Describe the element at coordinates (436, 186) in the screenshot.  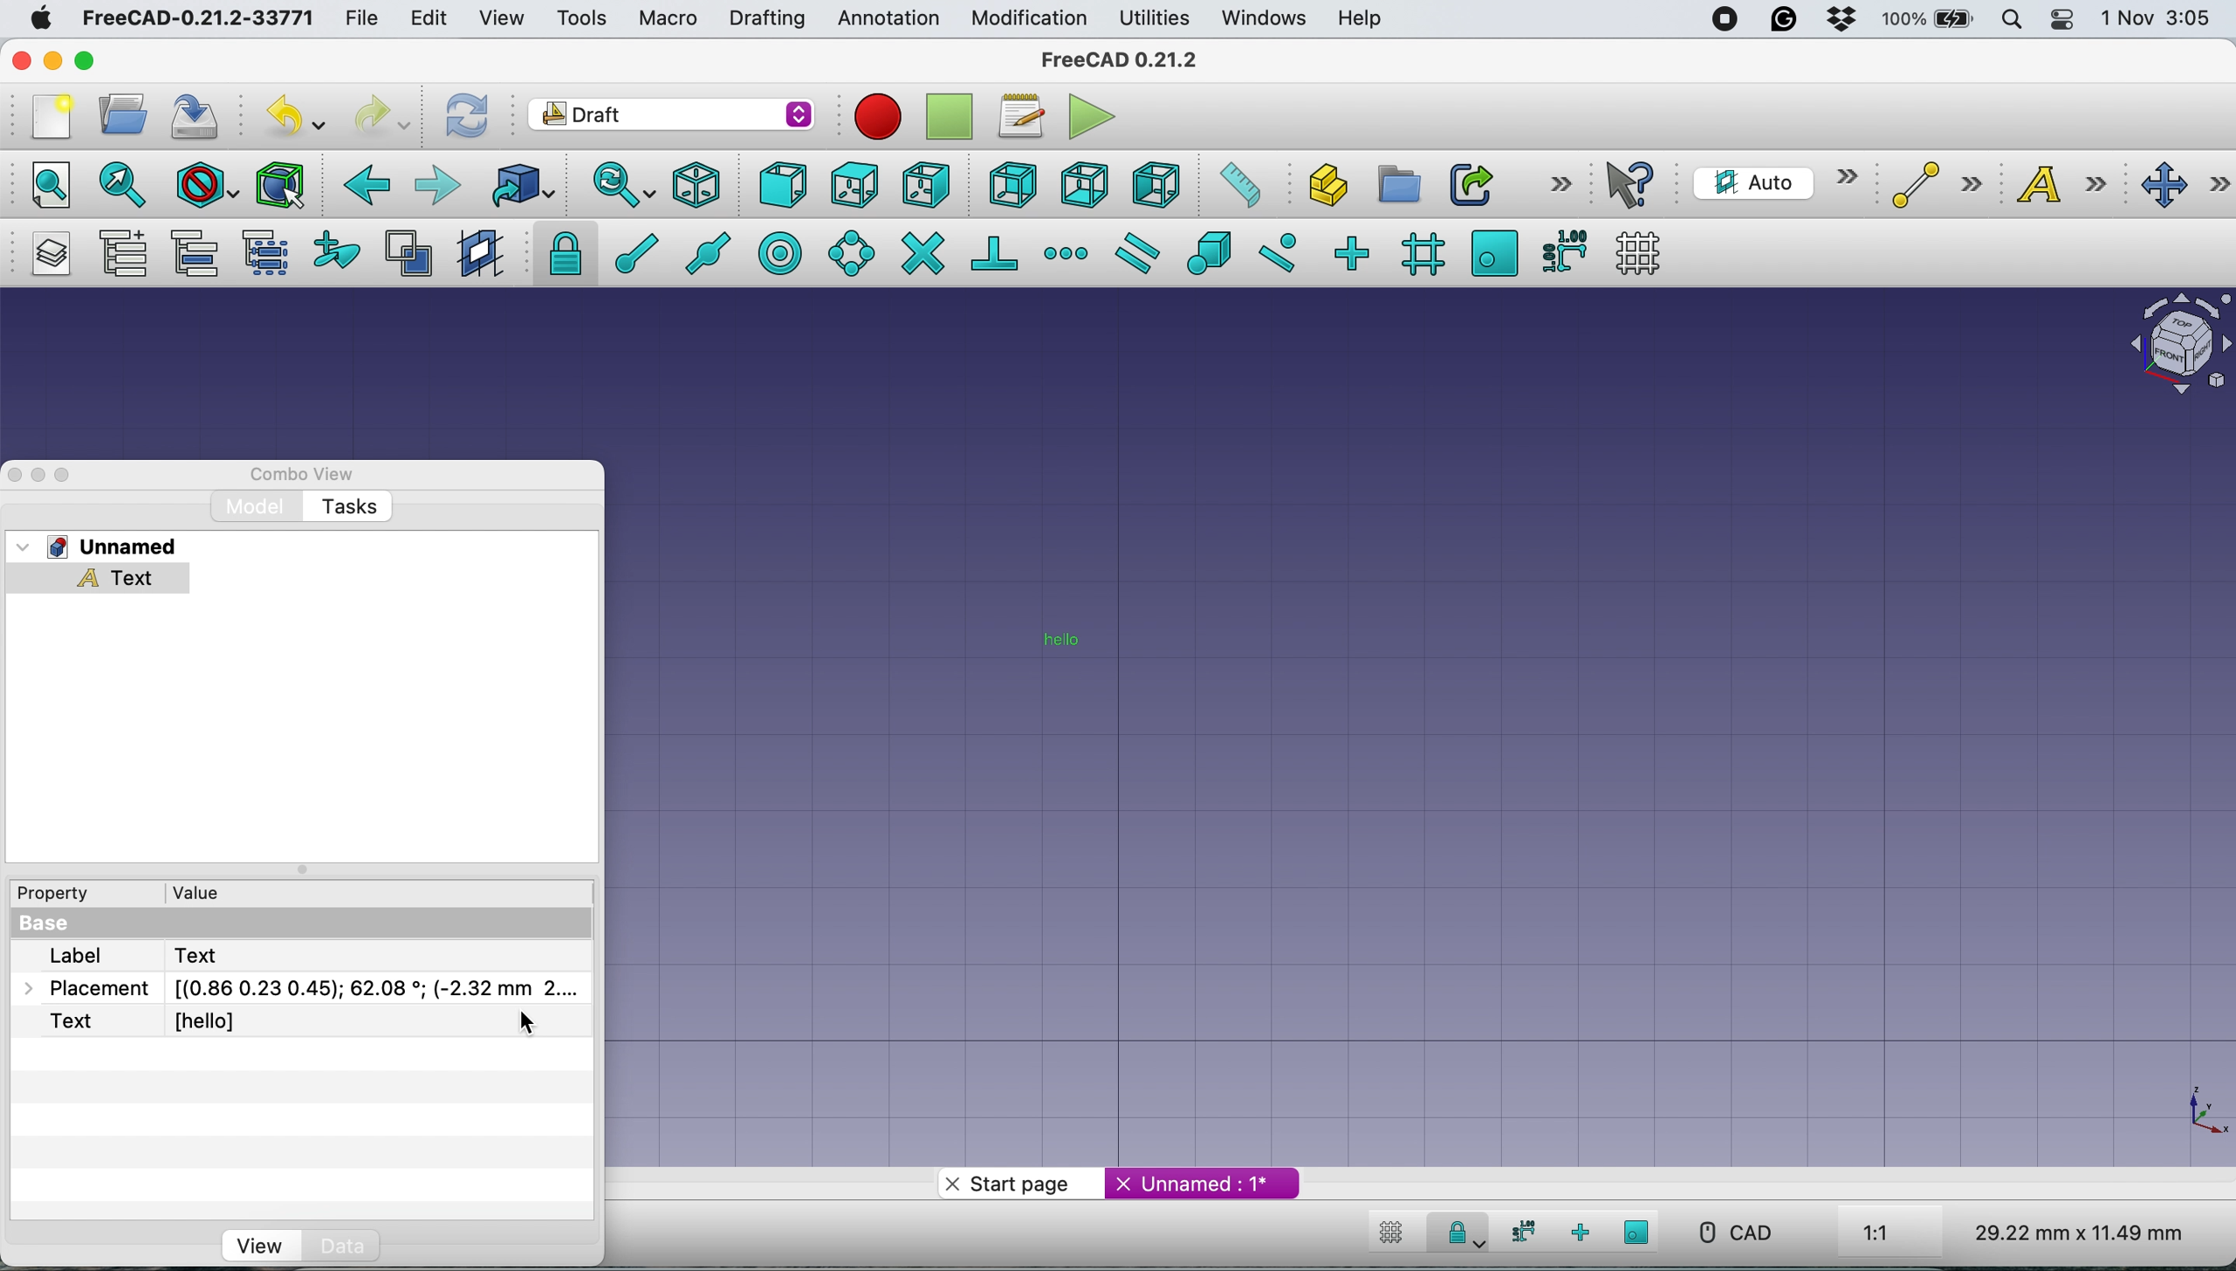
I see `forward` at that location.